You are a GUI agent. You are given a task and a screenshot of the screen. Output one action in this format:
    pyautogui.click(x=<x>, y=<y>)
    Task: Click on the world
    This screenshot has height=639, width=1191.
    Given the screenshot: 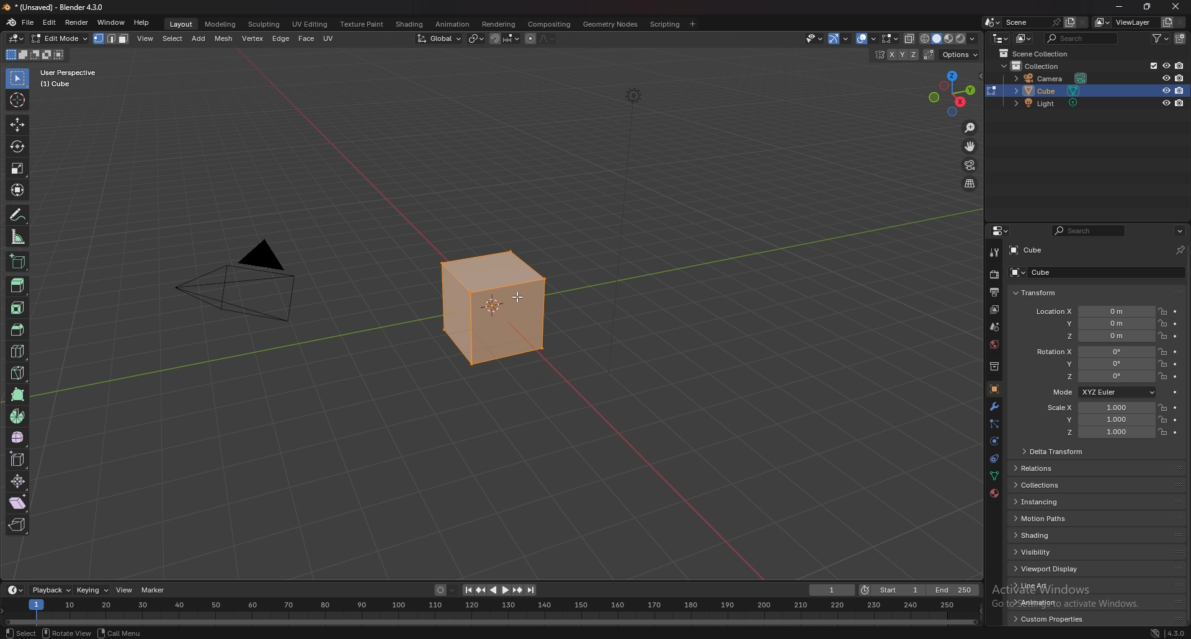 What is the action you would take?
    pyautogui.click(x=993, y=344)
    